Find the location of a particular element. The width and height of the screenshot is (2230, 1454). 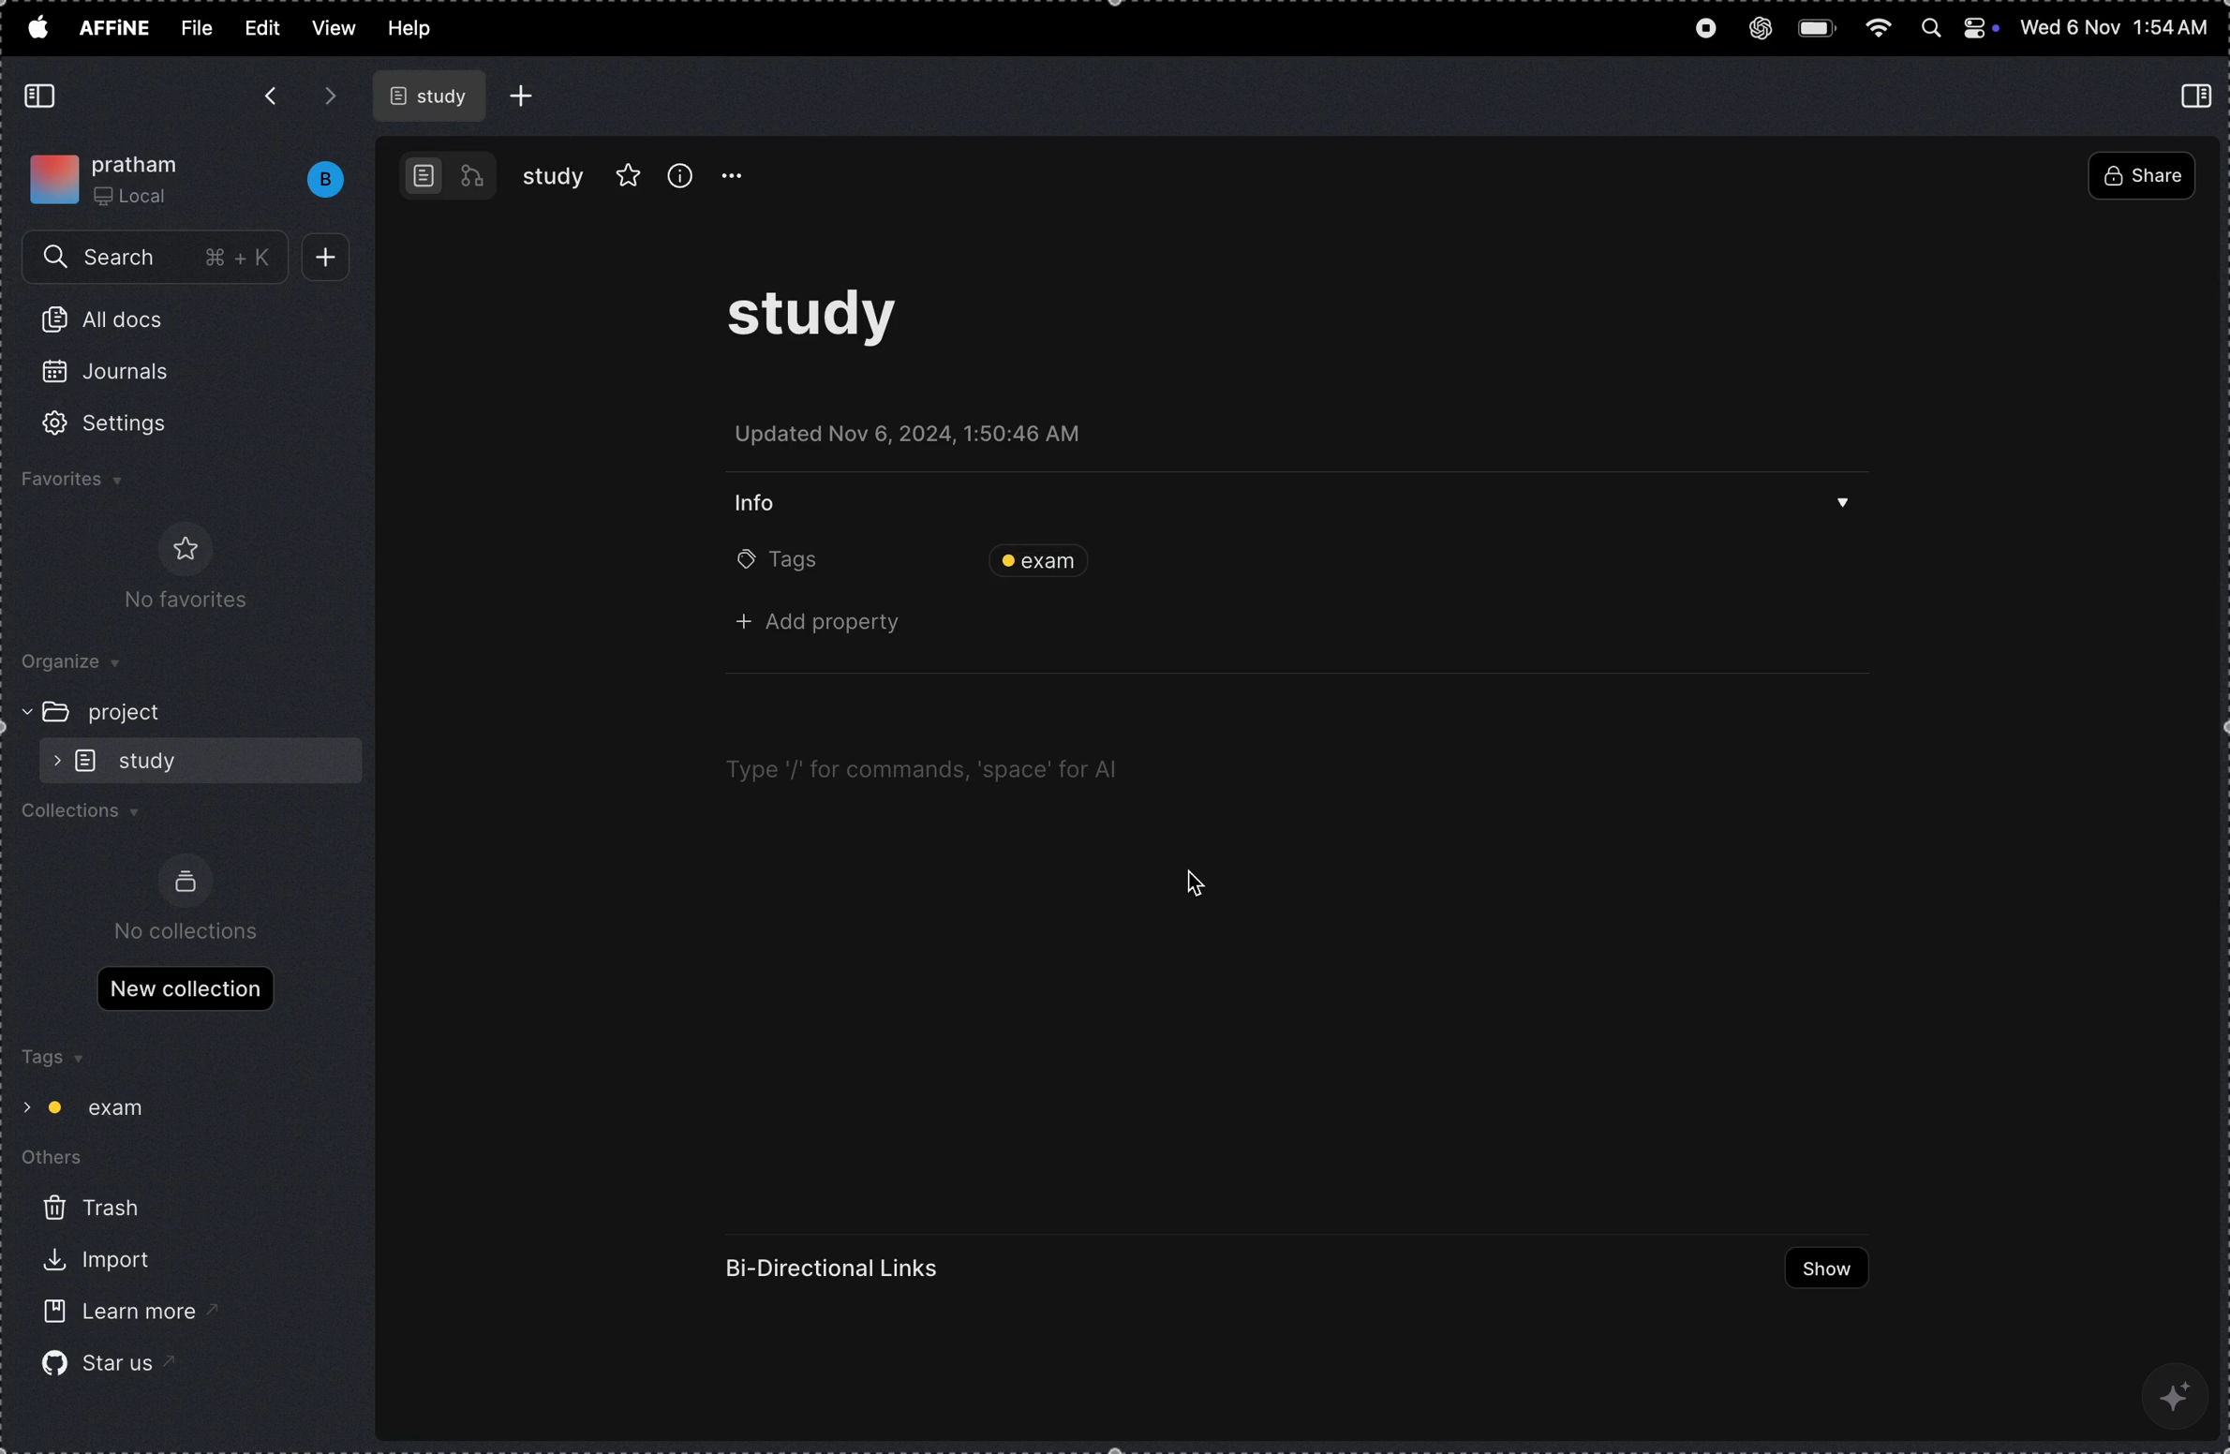

sub folder study is located at coordinates (154, 759).